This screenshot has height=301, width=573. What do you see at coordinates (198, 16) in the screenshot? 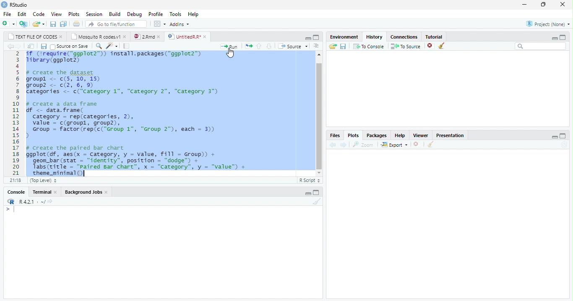
I see `help` at bounding box center [198, 16].